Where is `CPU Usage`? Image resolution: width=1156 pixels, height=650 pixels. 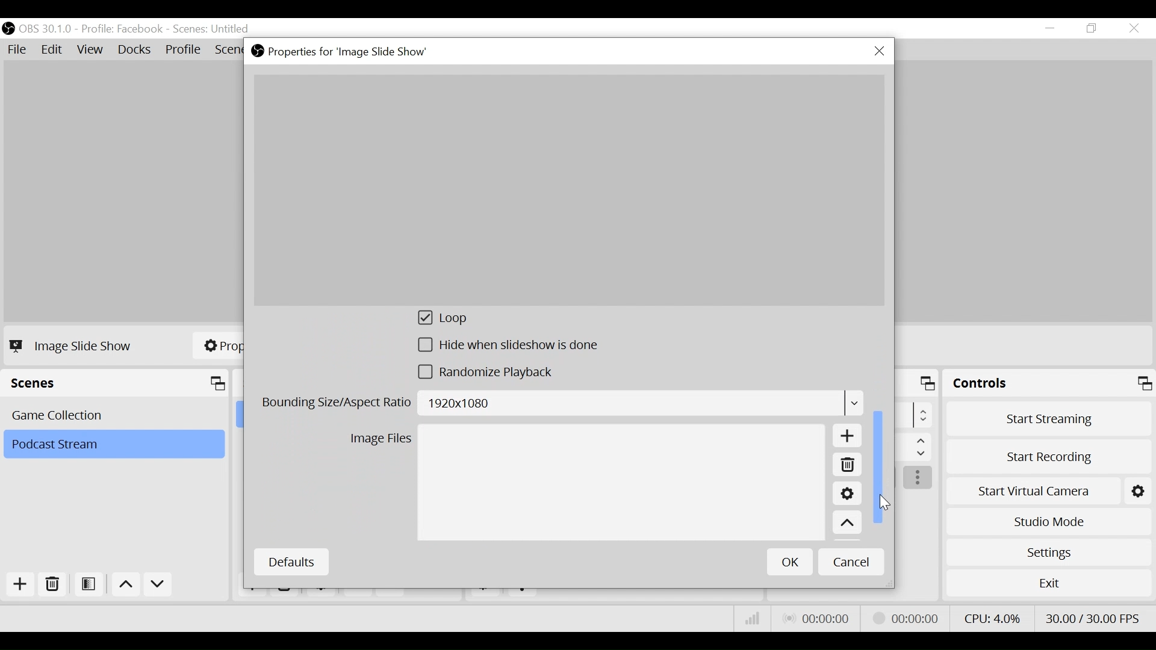
CPU Usage is located at coordinates (990, 617).